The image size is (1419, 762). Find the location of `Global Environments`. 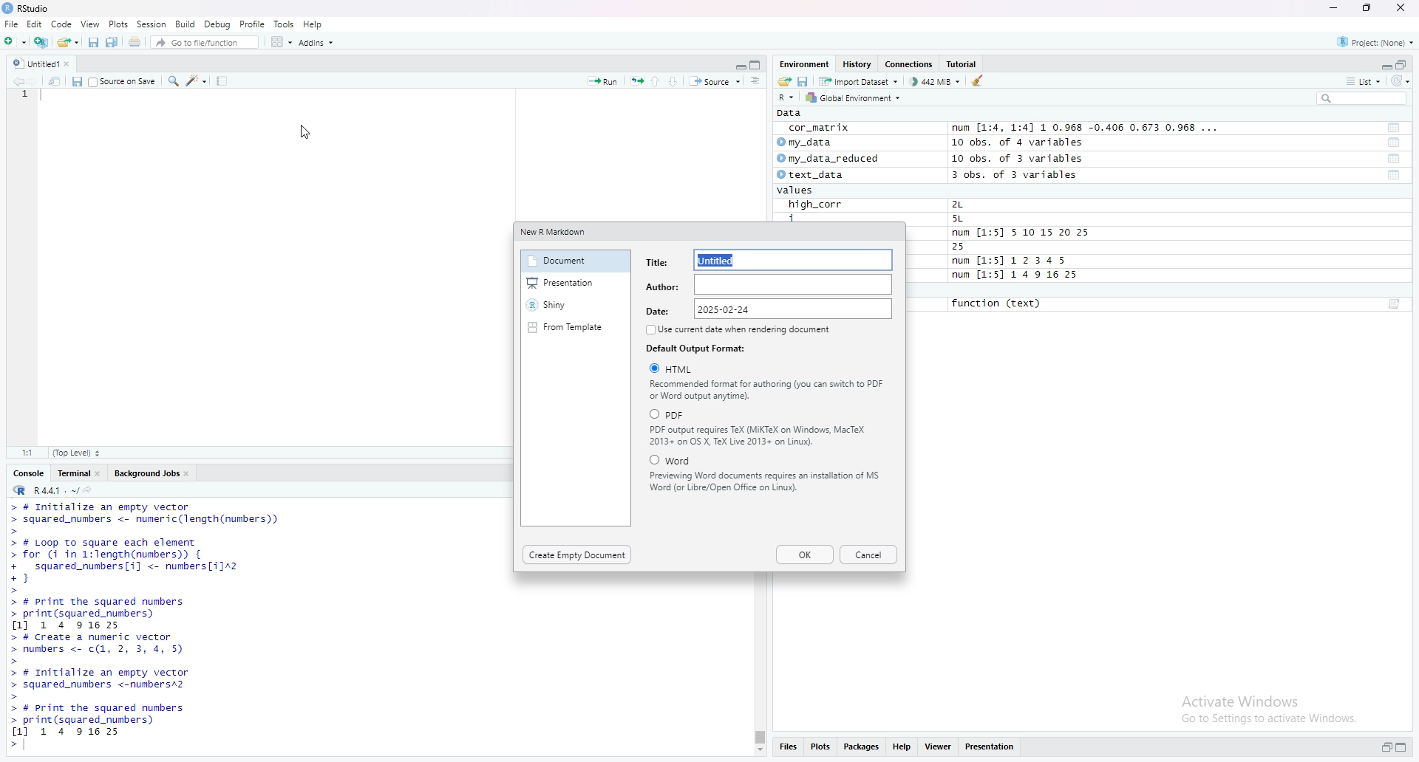

Global Environments is located at coordinates (851, 98).